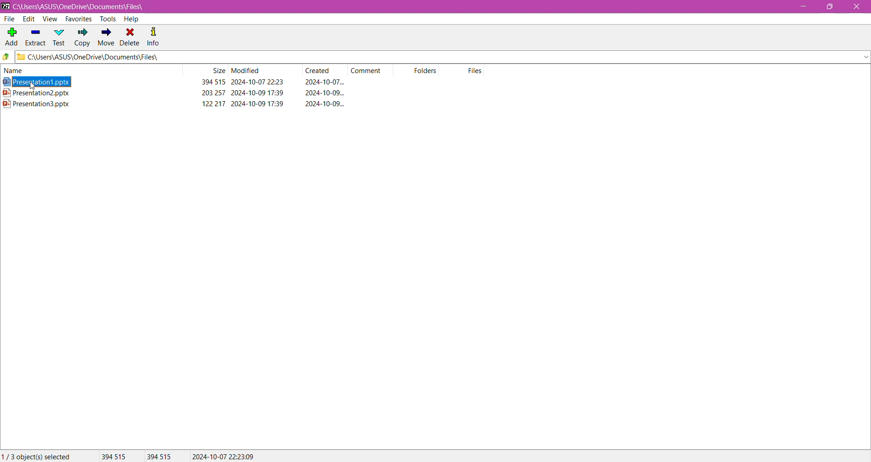 The width and height of the screenshot is (871, 462). What do you see at coordinates (181, 103) in the screenshot?
I see `Presentation3.pptx 122217 2024-10-09 17:39 2024-10-09...` at bounding box center [181, 103].